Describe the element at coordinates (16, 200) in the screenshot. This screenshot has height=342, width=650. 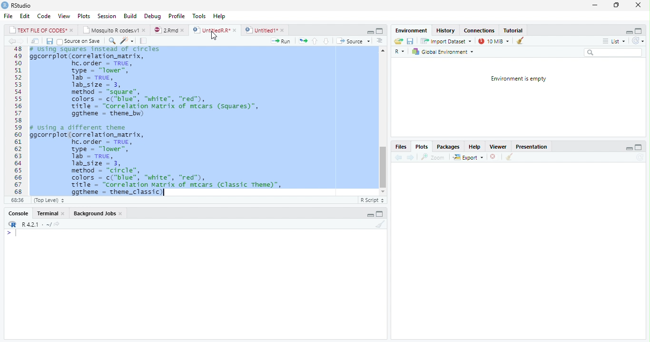
I see `68.36` at that location.